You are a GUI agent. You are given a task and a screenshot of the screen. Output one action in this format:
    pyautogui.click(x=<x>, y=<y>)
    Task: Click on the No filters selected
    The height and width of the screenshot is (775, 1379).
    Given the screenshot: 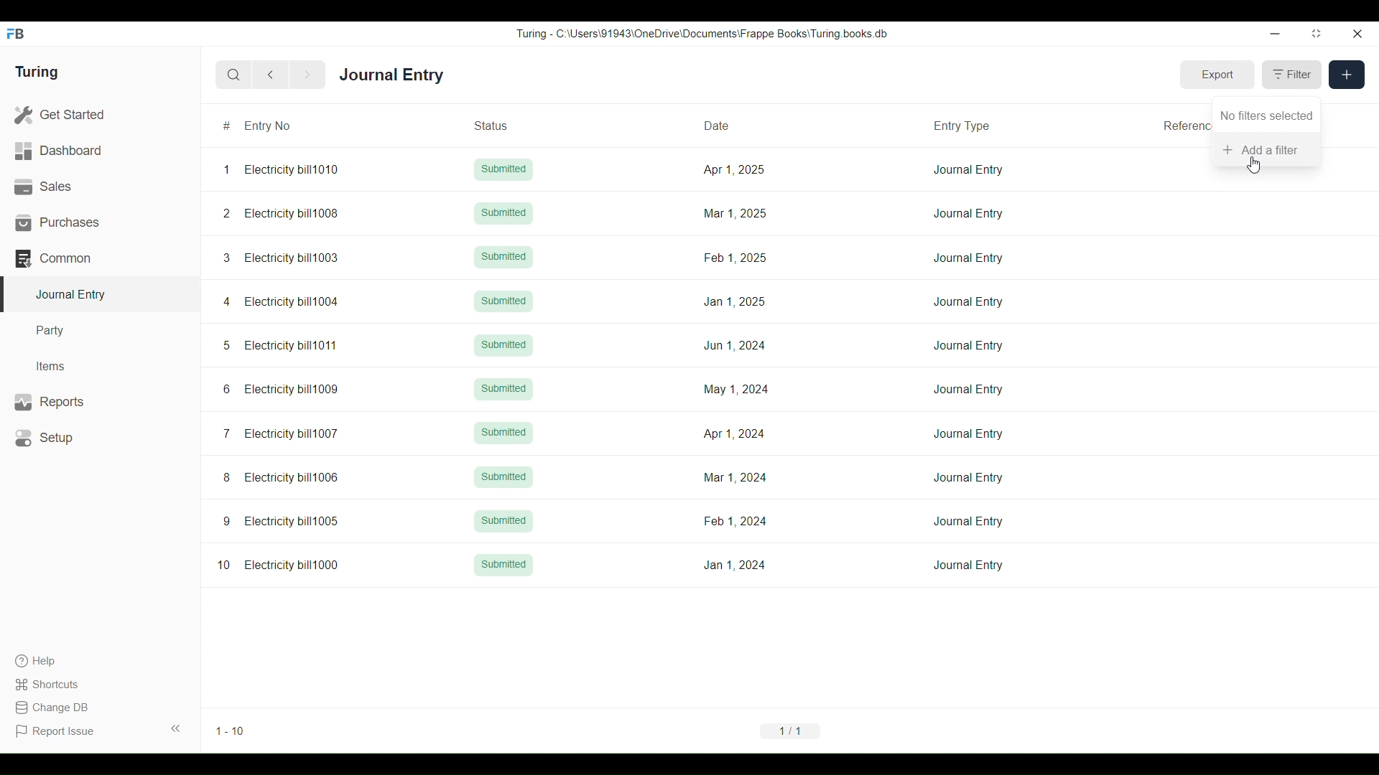 What is the action you would take?
    pyautogui.click(x=1267, y=116)
    